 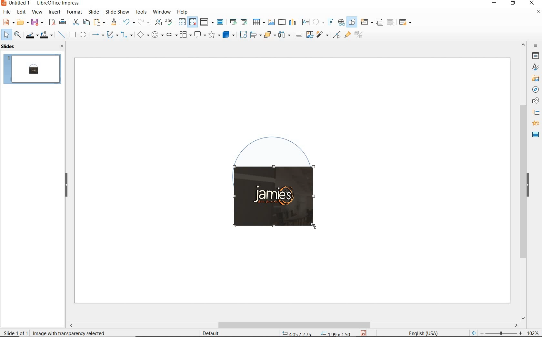 I want to click on window, so click(x=162, y=11).